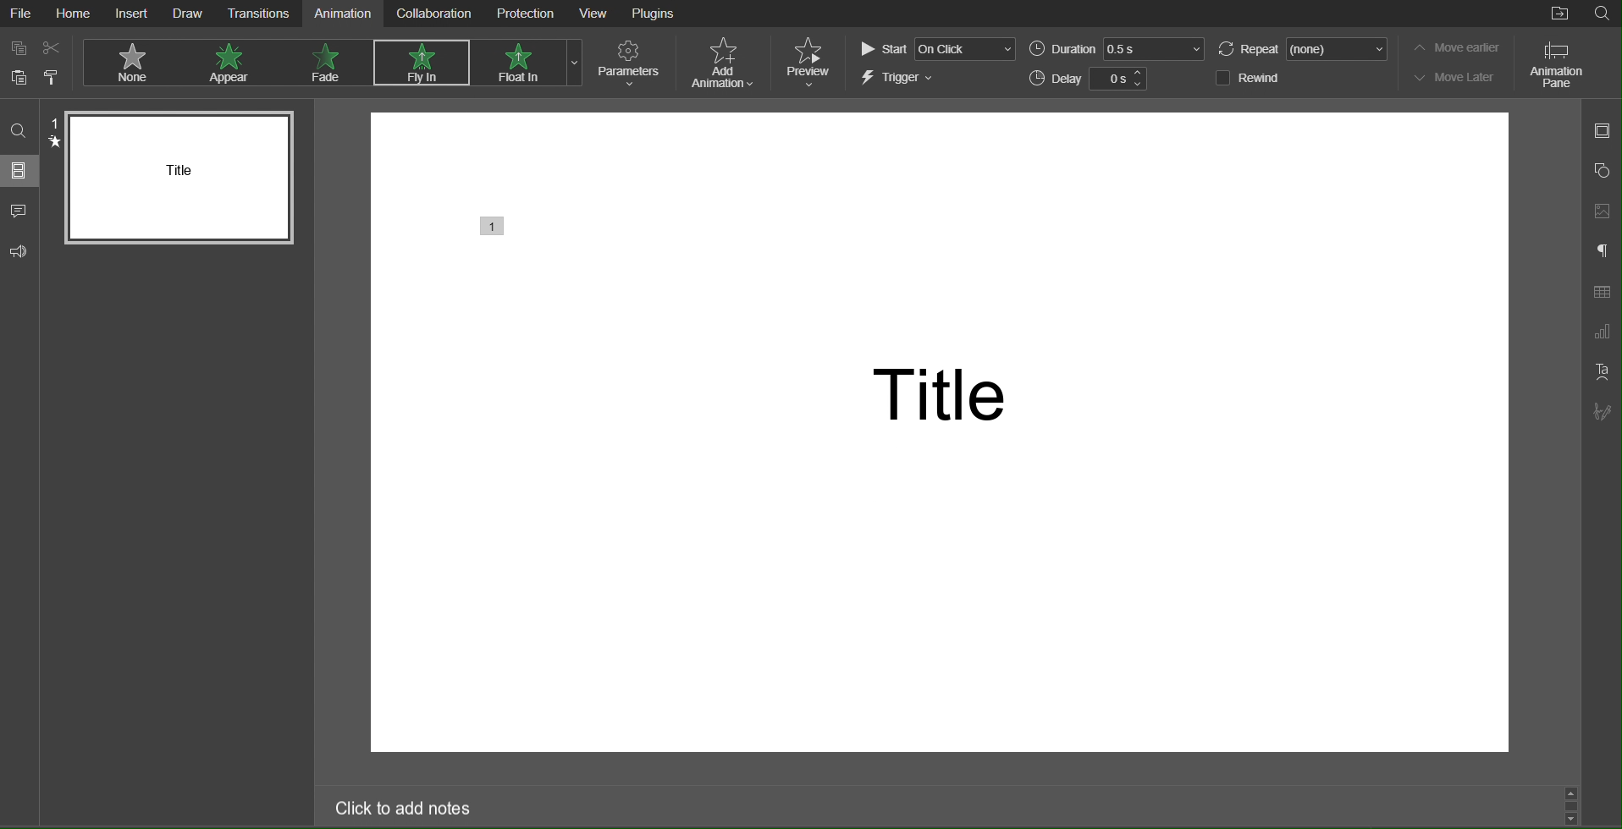 The height and width of the screenshot is (829, 1622). Describe the element at coordinates (935, 49) in the screenshot. I see `Start` at that location.